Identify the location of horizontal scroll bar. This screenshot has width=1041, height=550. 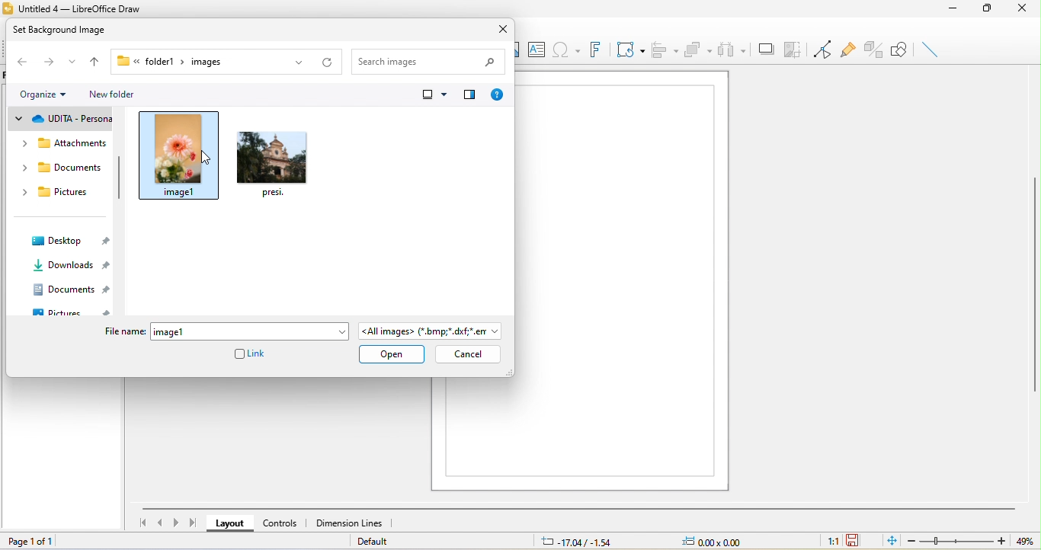
(574, 509).